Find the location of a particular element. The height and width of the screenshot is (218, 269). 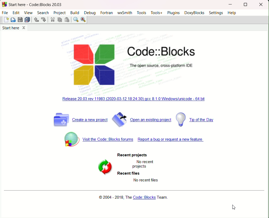

file is located at coordinates (5, 12).